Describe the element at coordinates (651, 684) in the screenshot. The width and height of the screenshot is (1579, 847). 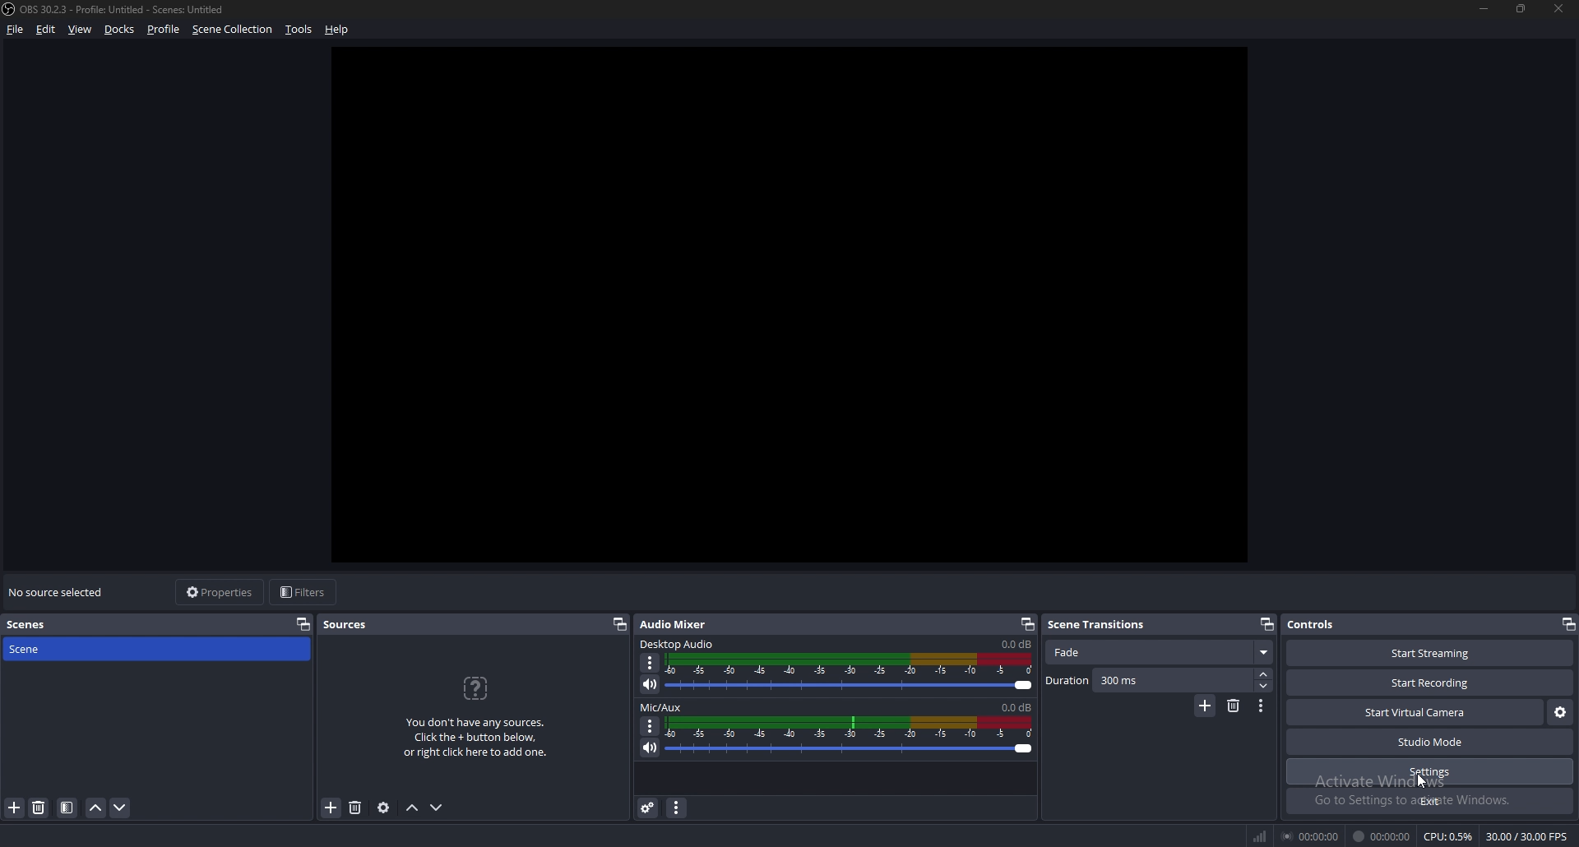
I see `mute` at that location.